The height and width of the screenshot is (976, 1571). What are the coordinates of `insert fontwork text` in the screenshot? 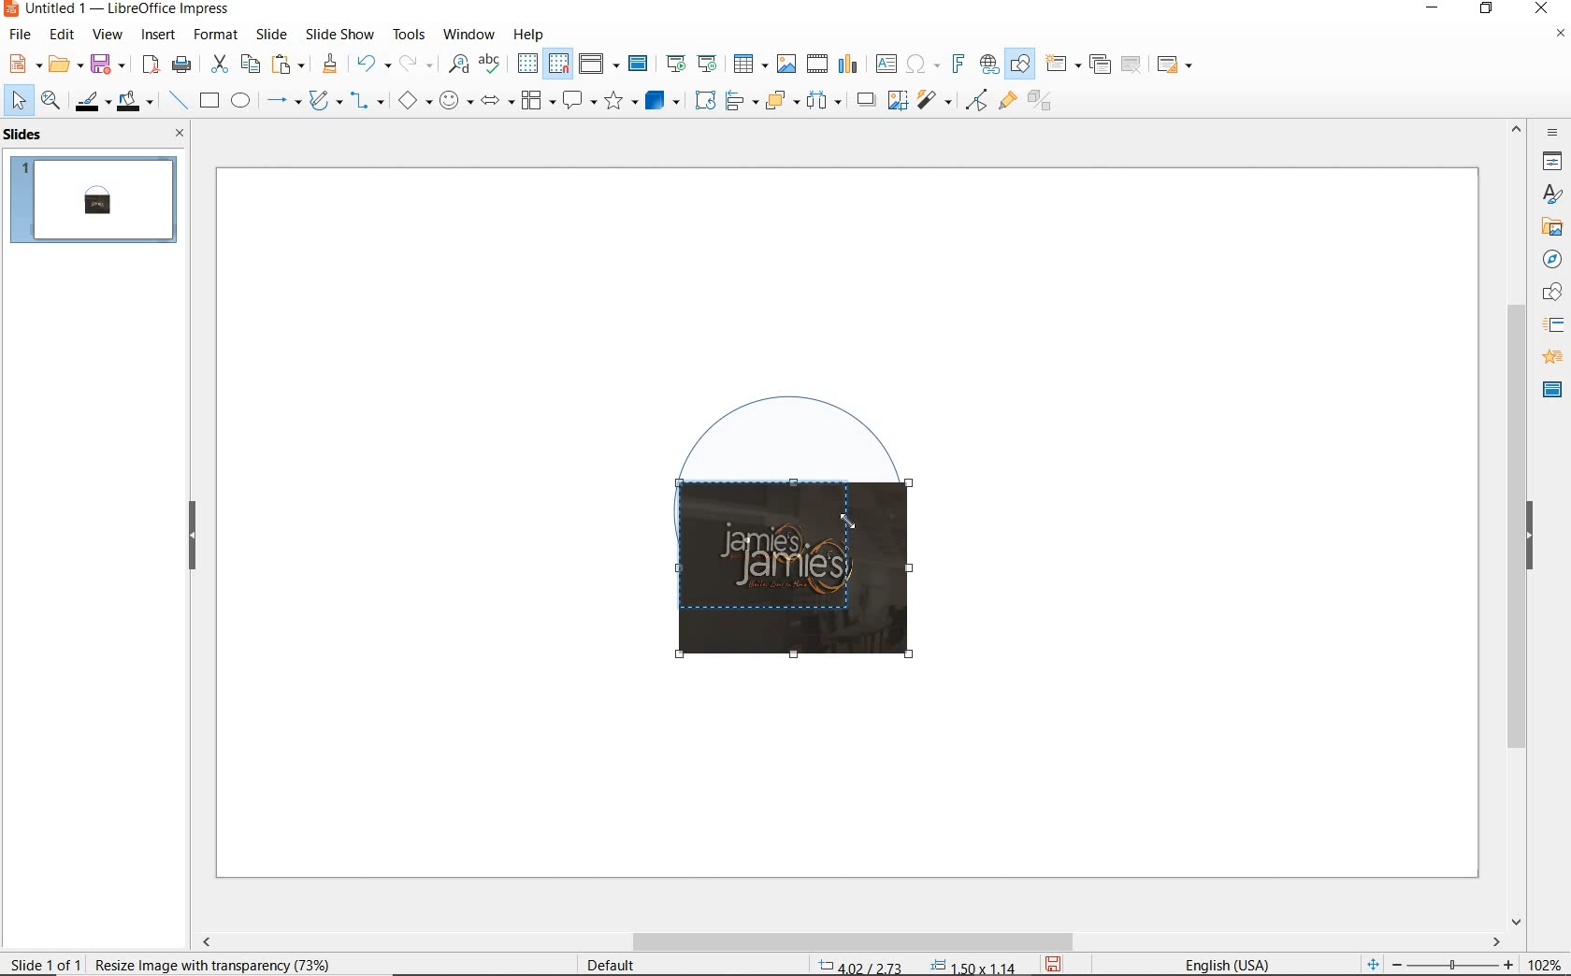 It's located at (956, 65).